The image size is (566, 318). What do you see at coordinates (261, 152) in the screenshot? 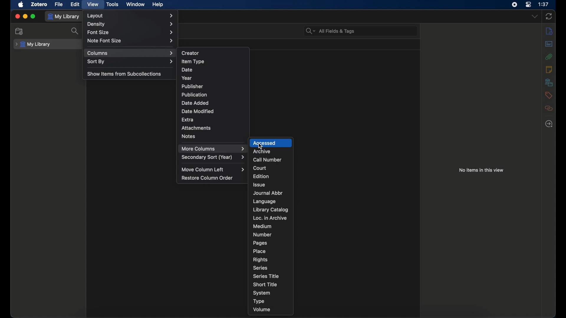
I see `archive` at bounding box center [261, 152].